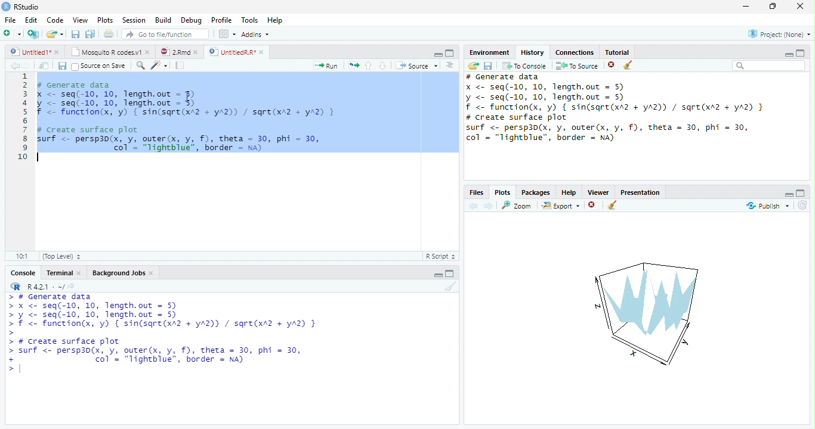 The image size is (815, 429). Describe the element at coordinates (29, 51) in the screenshot. I see `Untitled1*` at that location.